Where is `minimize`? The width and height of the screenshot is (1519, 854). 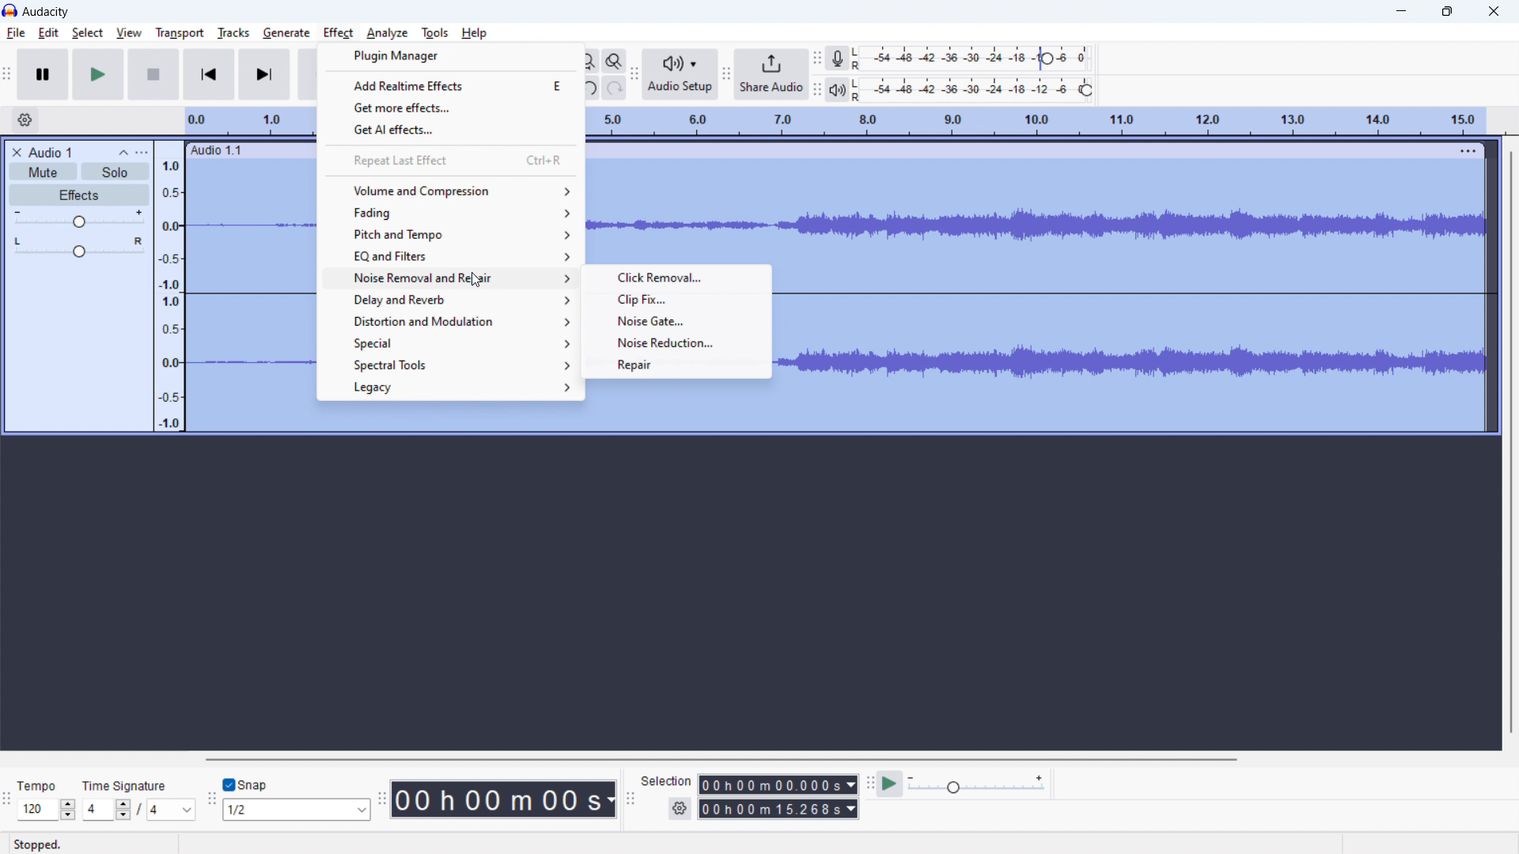
minimize is located at coordinates (1402, 13).